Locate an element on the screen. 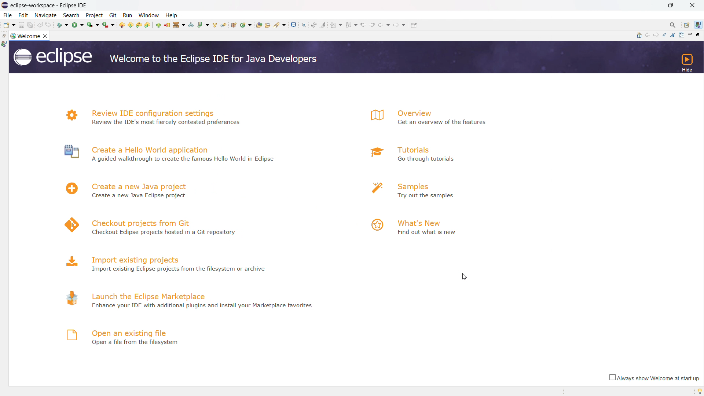 This screenshot has height=396, width=704. always show welcome at start up is located at coordinates (653, 378).